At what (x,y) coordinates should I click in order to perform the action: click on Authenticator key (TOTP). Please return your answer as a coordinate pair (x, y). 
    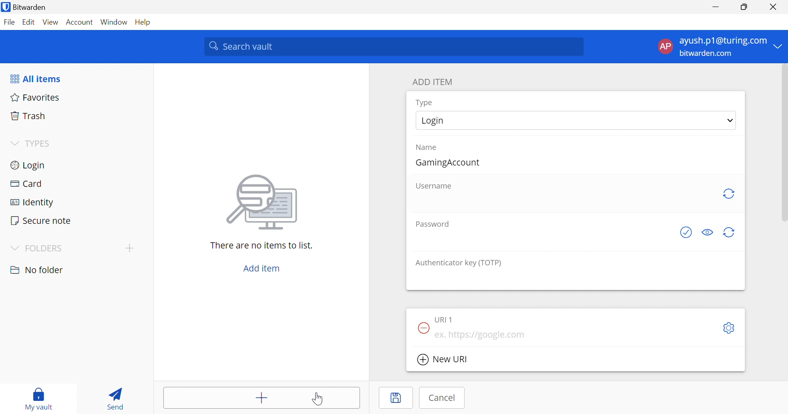
    Looking at the image, I should click on (461, 263).